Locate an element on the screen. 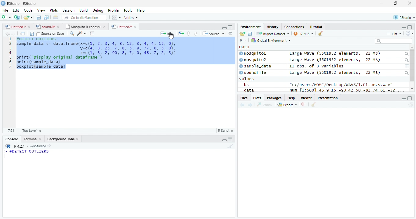 Image resolution: width=416 pixels, height=219 pixels. values is located at coordinates (247, 79).